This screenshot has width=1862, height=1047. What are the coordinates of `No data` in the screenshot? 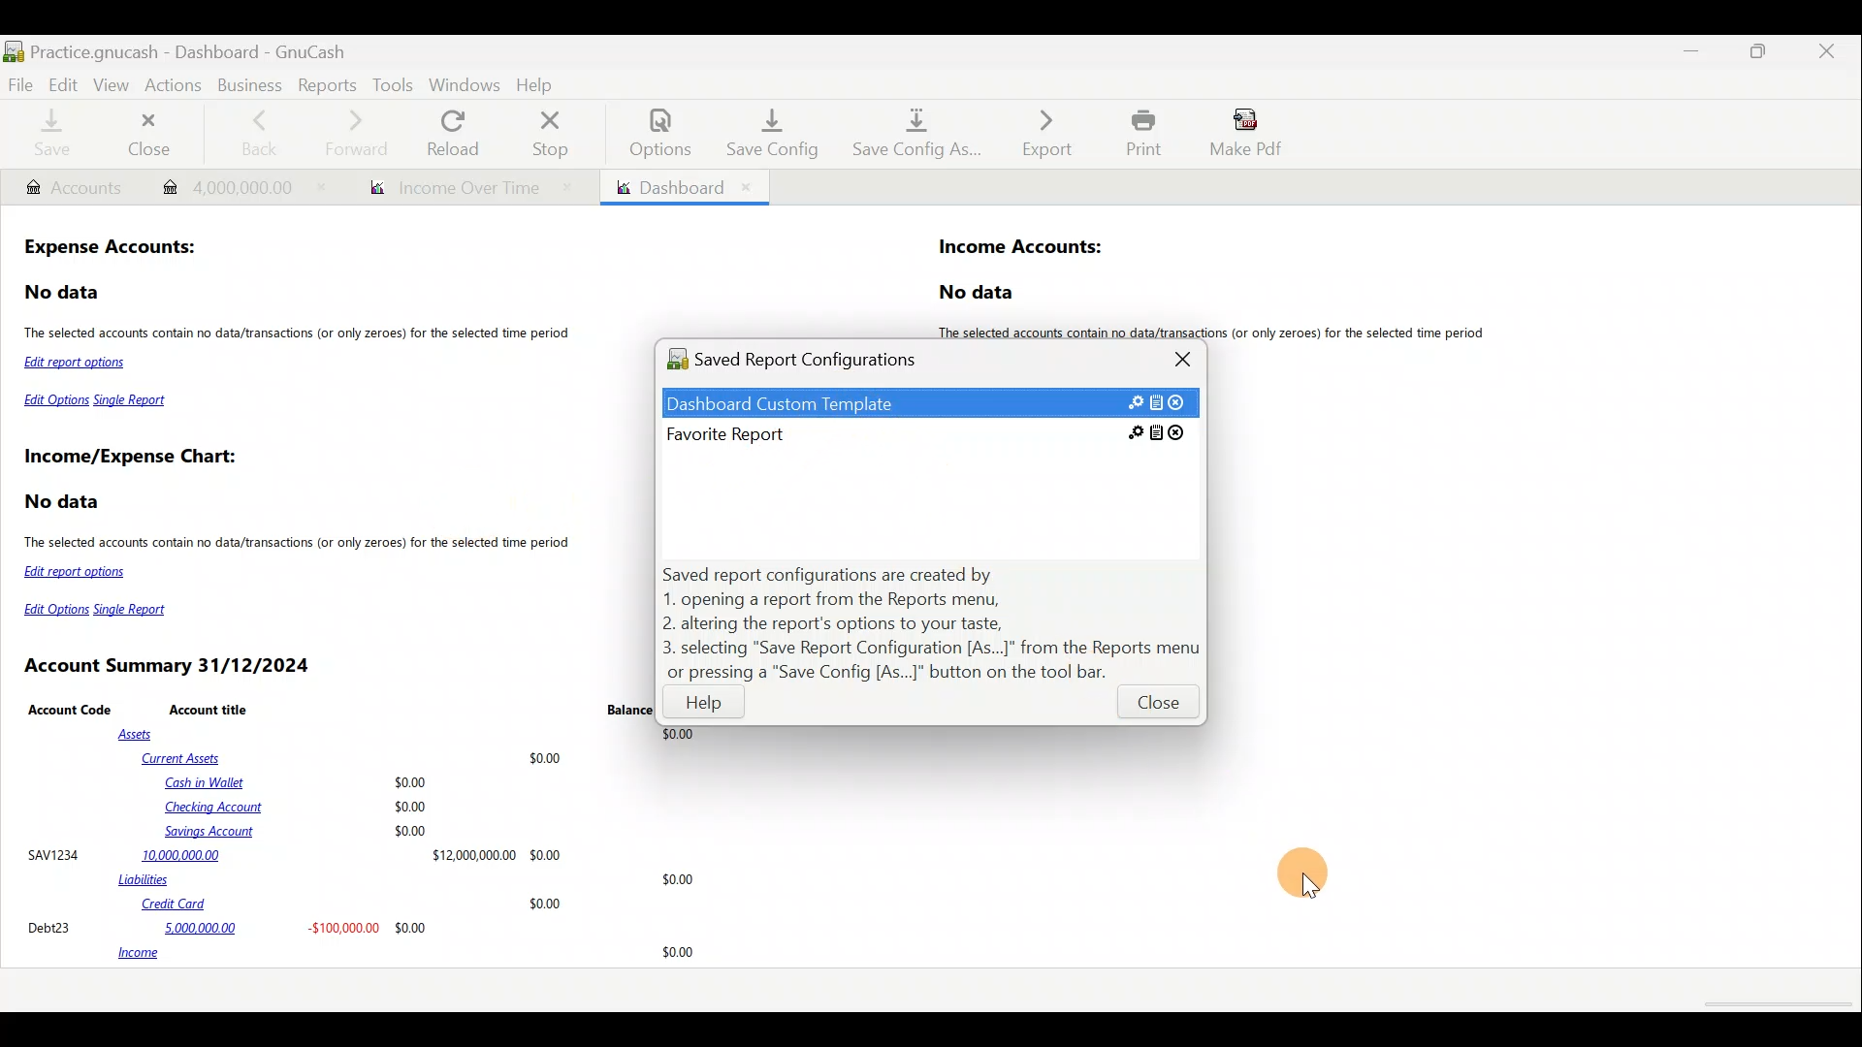 It's located at (979, 293).